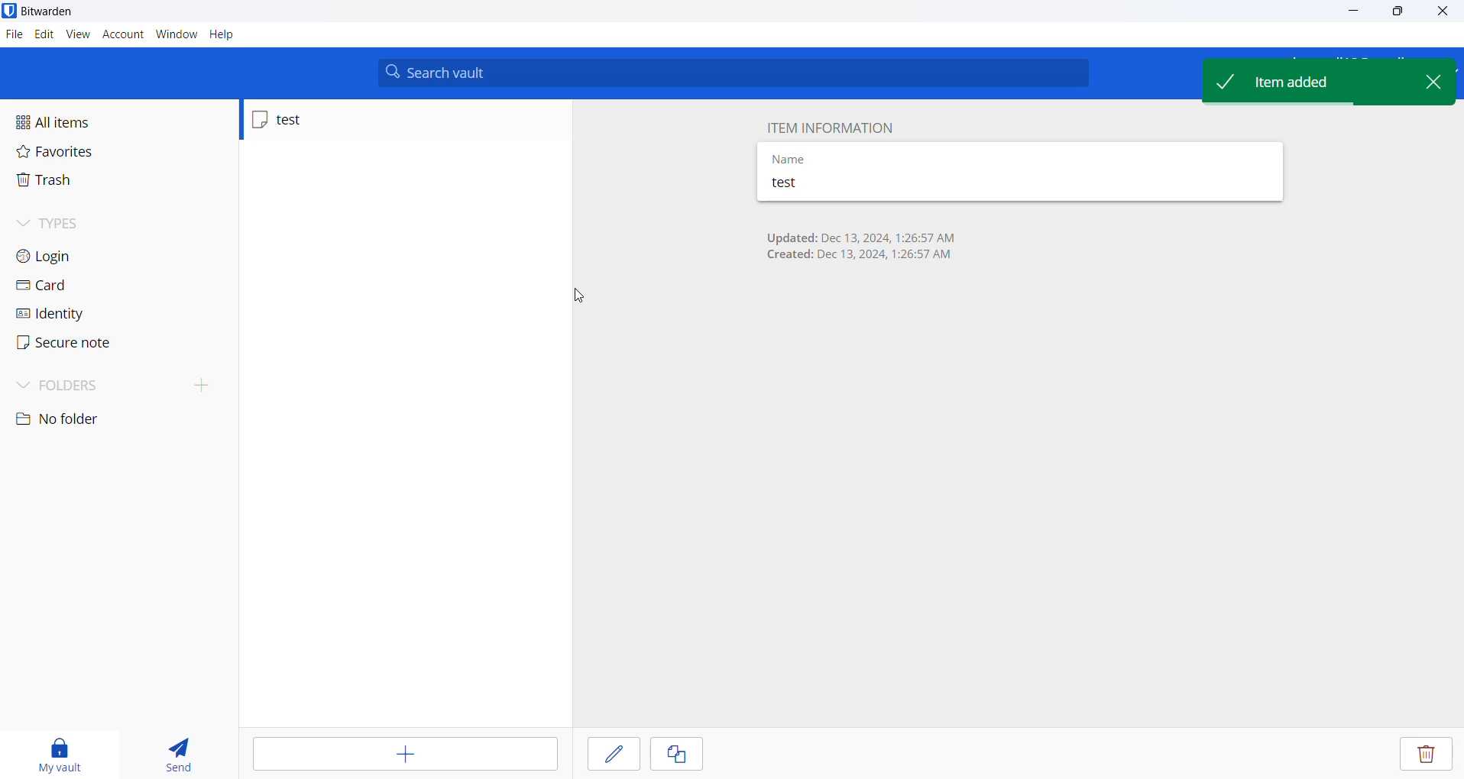  Describe the element at coordinates (66, 752) in the screenshot. I see `my vault` at that location.